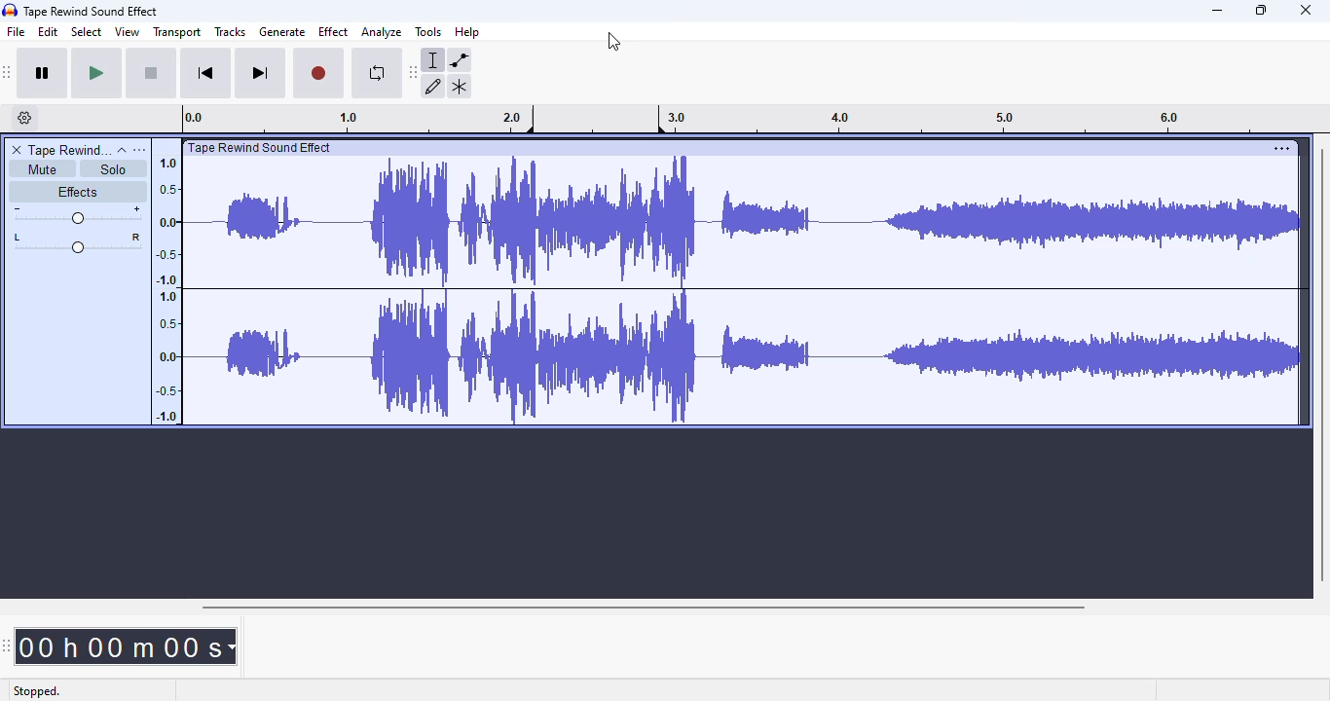 This screenshot has width=1330, height=701. I want to click on mute, so click(38, 168).